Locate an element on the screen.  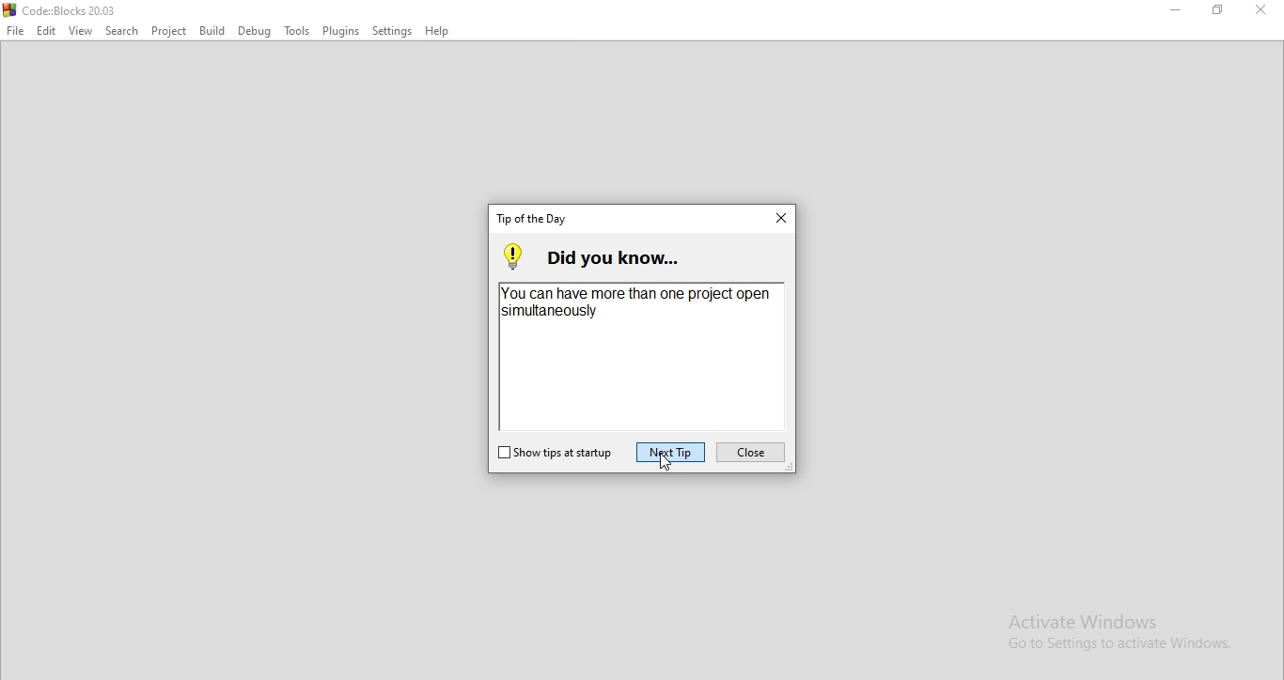
Edit  is located at coordinates (46, 32).